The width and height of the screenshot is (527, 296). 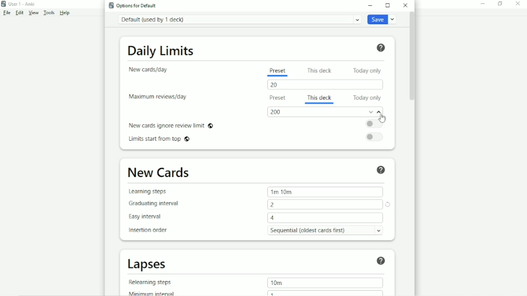 What do you see at coordinates (383, 20) in the screenshot?
I see `Save` at bounding box center [383, 20].